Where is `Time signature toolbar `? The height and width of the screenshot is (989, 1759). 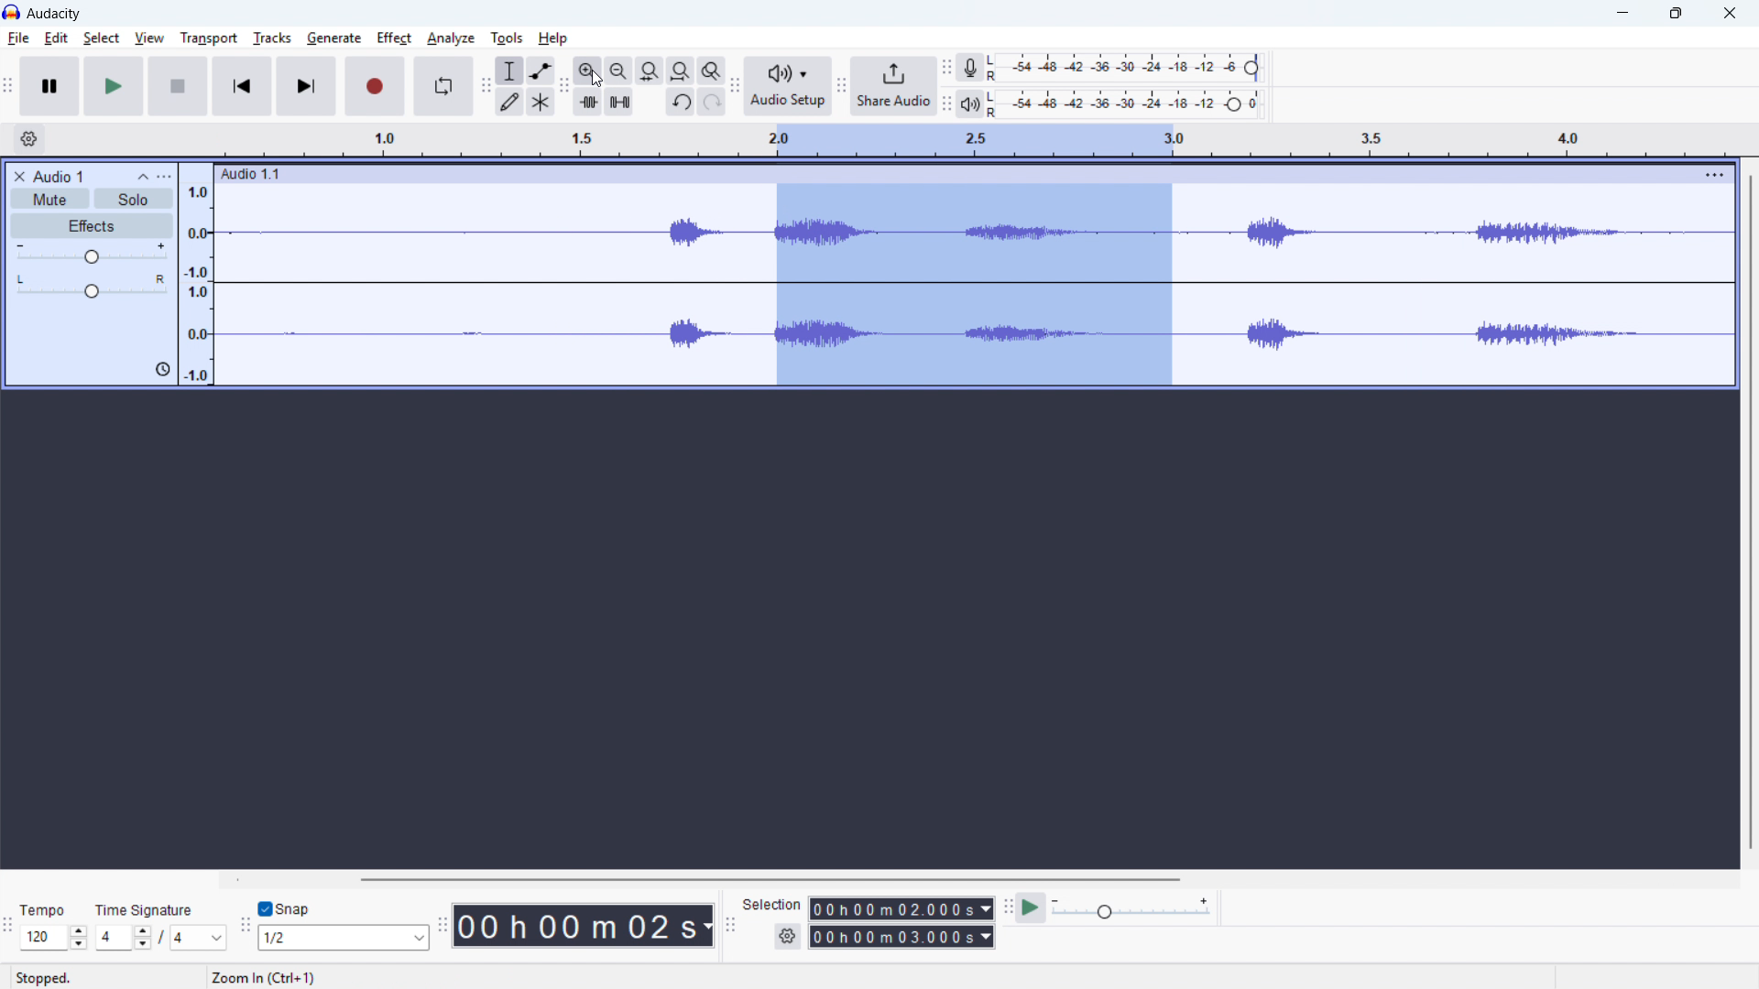
Time signature toolbar  is located at coordinates (9, 925).